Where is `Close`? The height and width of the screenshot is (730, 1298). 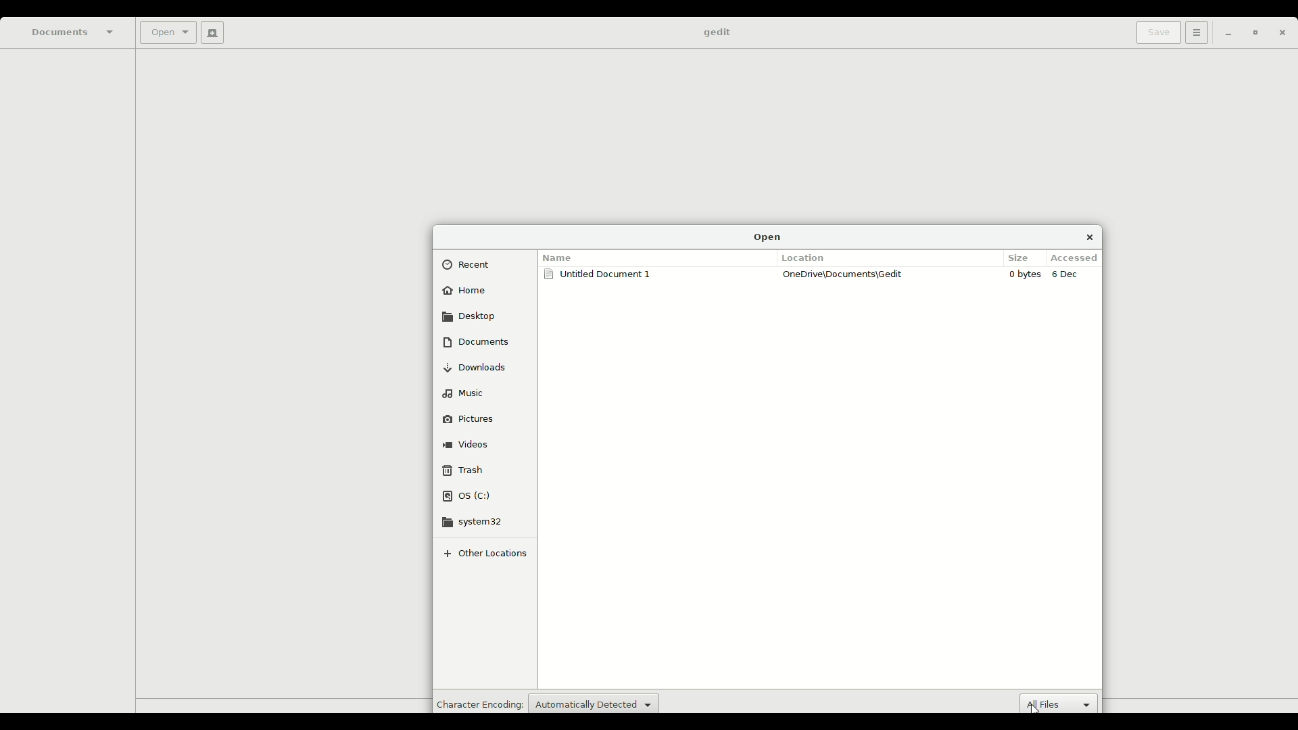
Close is located at coordinates (1090, 237).